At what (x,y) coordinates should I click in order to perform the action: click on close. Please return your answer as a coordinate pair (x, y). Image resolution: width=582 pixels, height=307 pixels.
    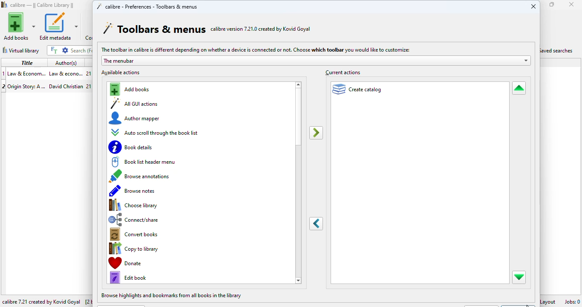
    Looking at the image, I should click on (571, 4).